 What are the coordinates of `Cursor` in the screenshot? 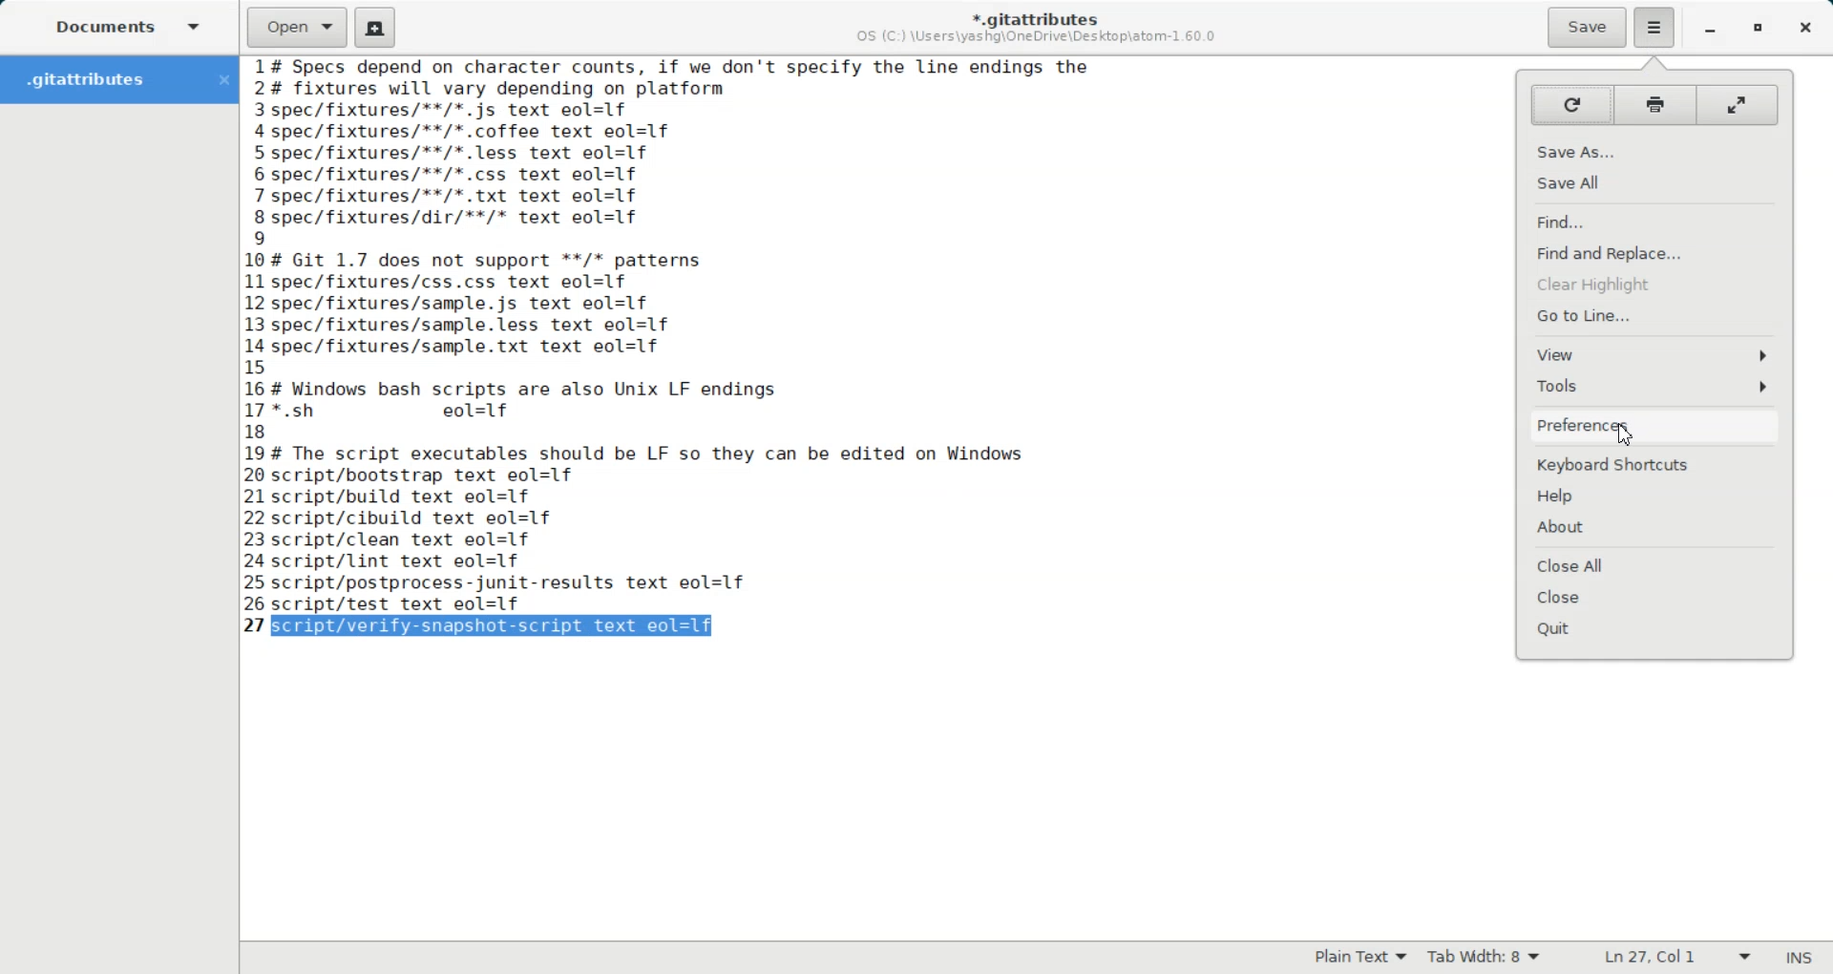 It's located at (1624, 434).